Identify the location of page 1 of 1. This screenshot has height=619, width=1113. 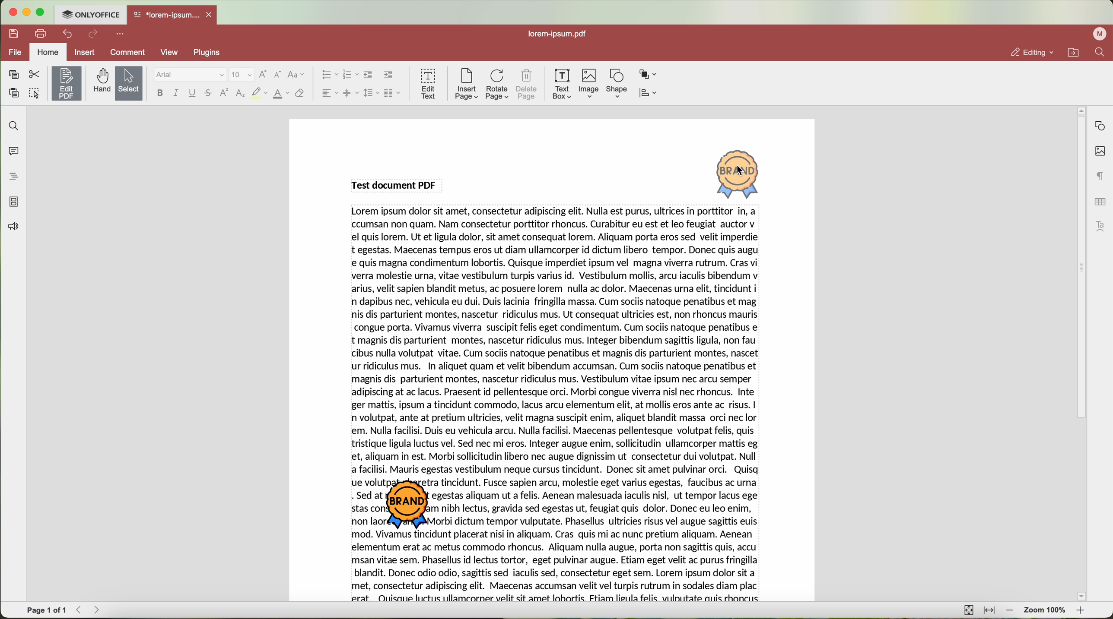
(47, 610).